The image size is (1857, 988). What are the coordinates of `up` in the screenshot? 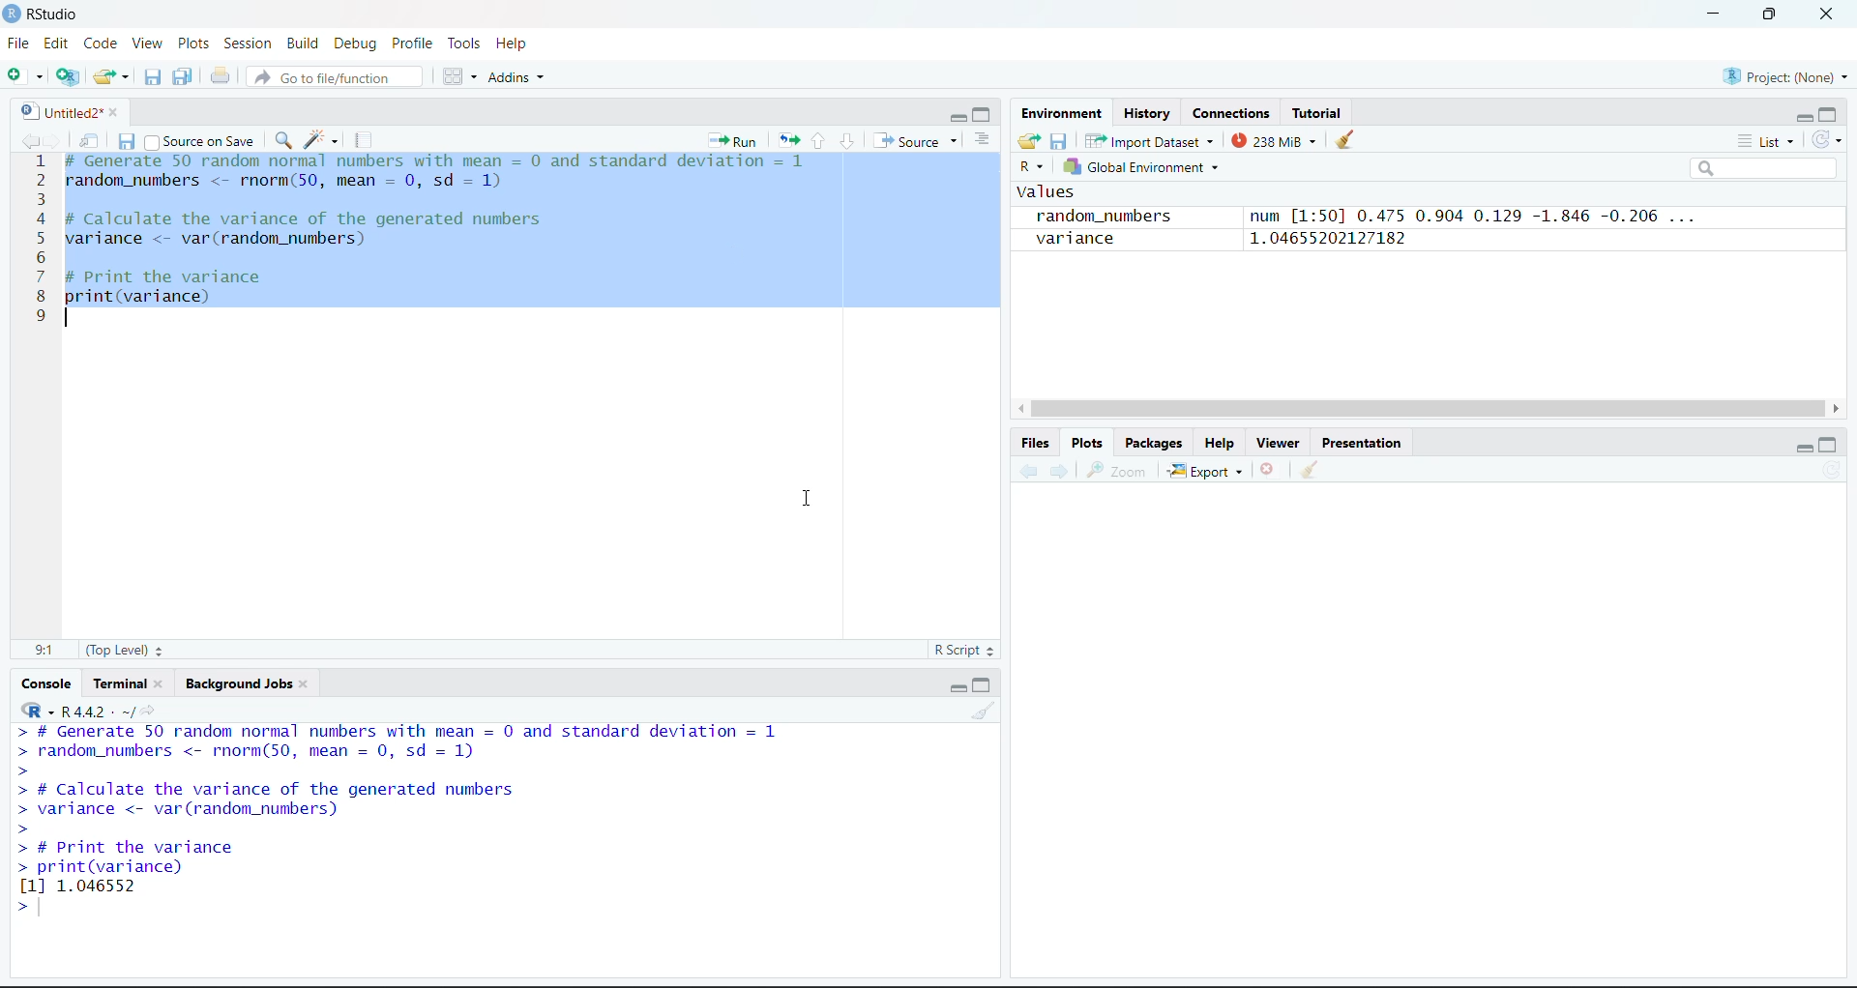 It's located at (818, 141).